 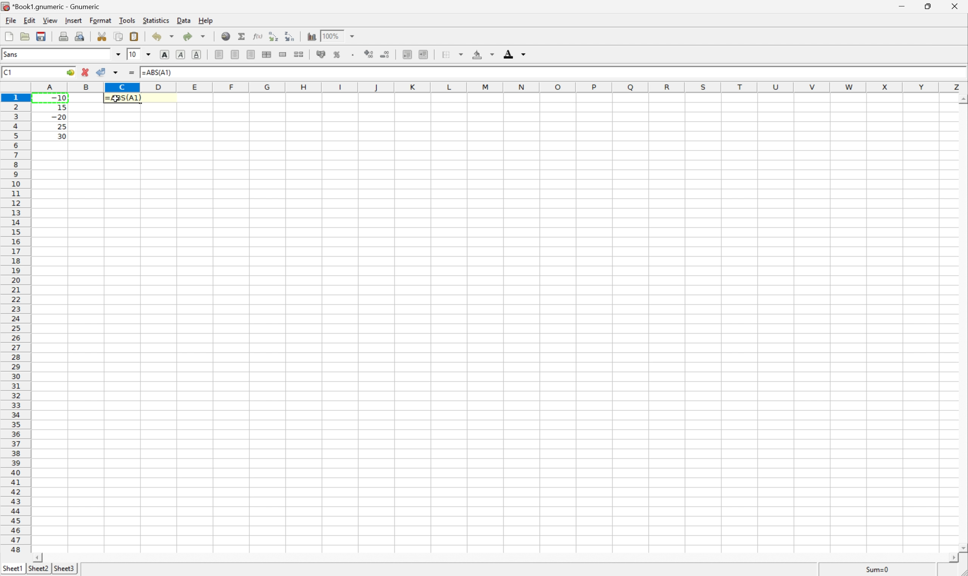 I want to click on Sans, so click(x=12, y=54).